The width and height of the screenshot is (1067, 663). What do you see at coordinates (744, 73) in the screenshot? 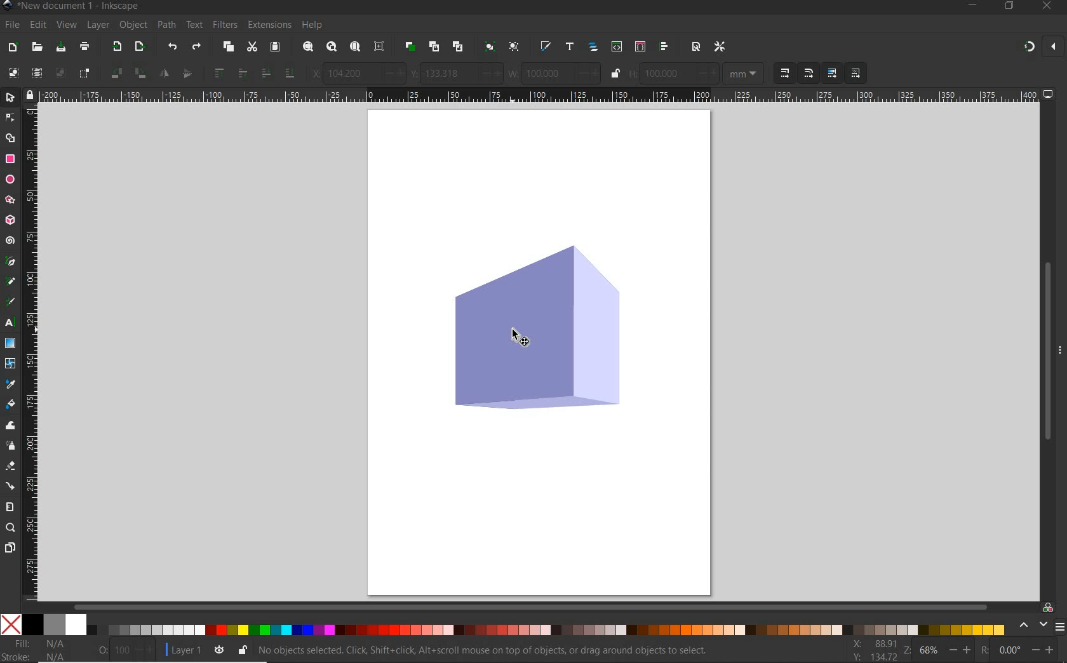
I see `MEASUREMENTS` at bounding box center [744, 73].